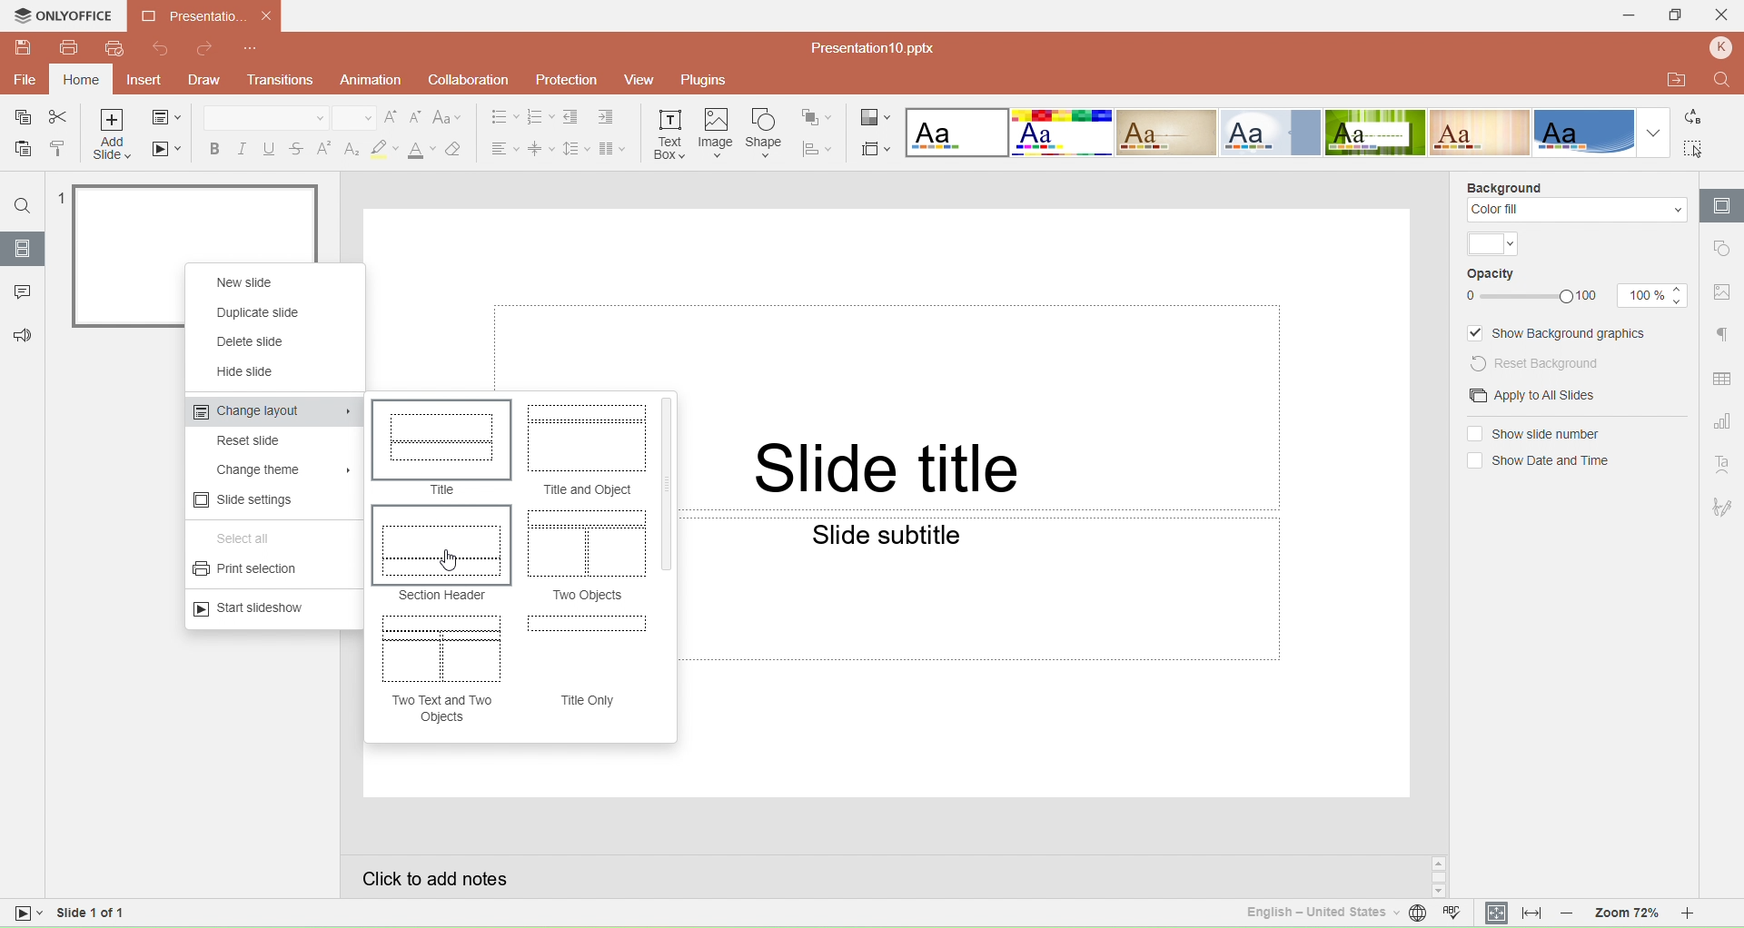  I want to click on File, so click(25, 80).